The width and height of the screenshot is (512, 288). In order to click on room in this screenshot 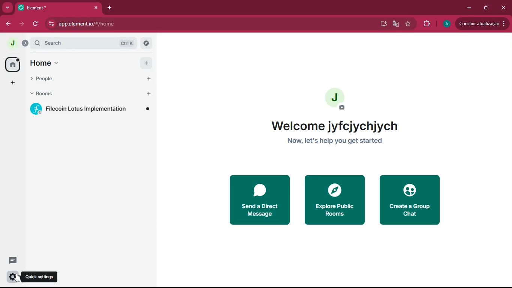, I will do `click(91, 109)`.